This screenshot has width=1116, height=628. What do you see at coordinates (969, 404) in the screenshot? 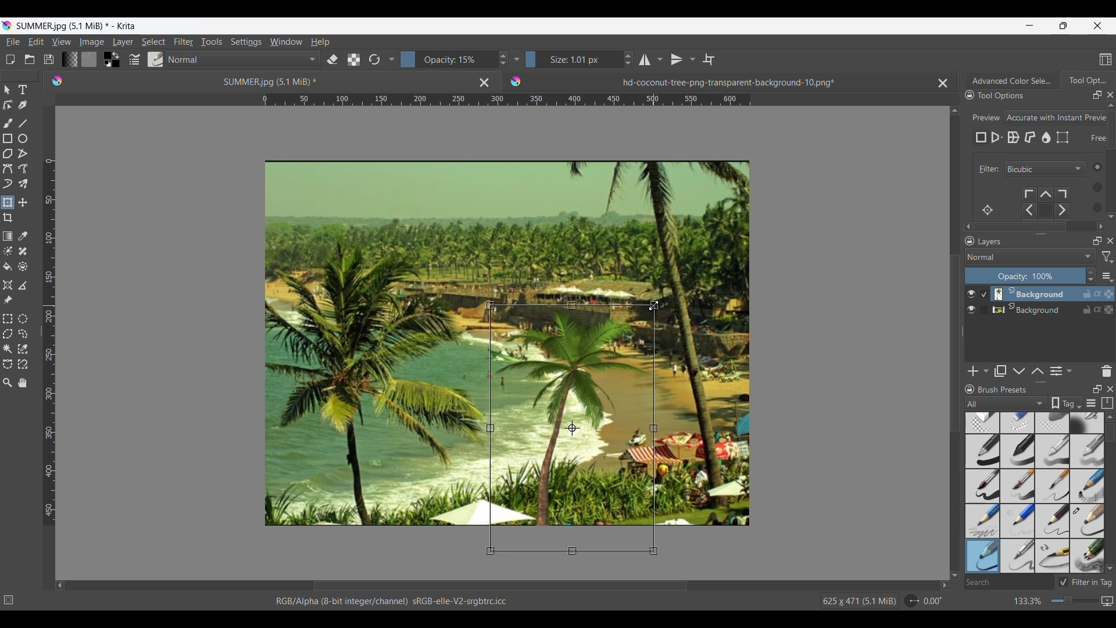
I see `Brush preset options` at bounding box center [969, 404].